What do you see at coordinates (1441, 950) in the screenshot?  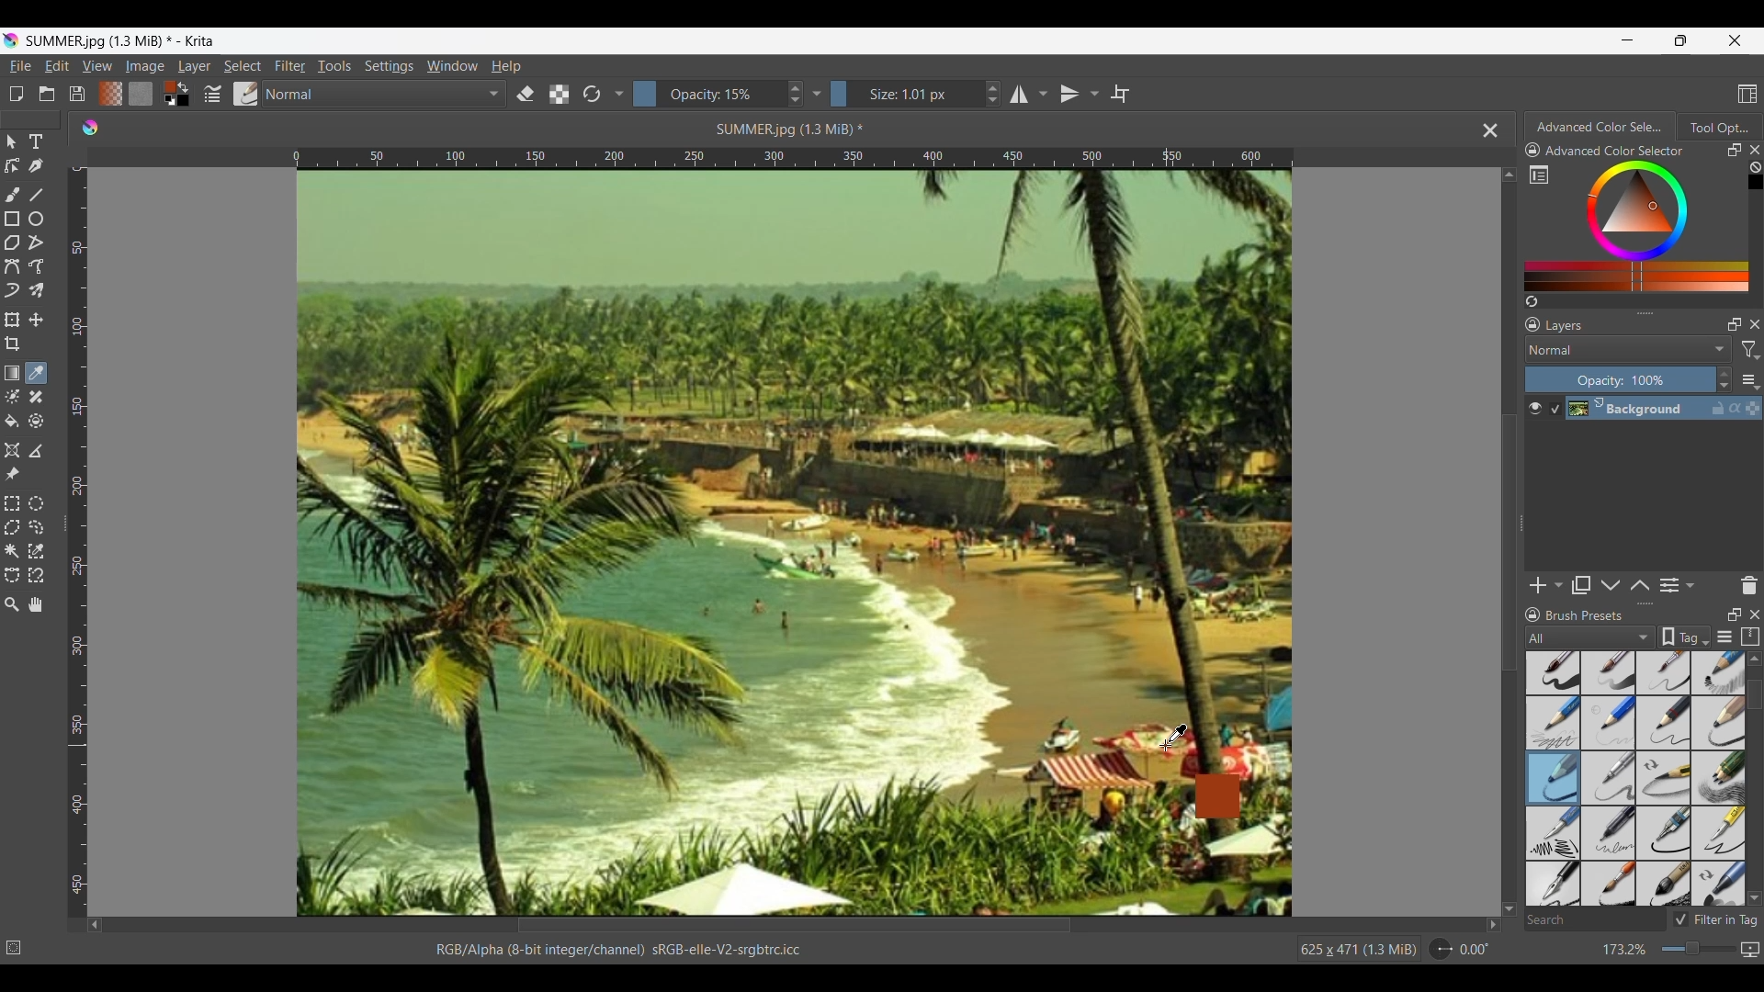 I see `Rotation dial` at bounding box center [1441, 950].